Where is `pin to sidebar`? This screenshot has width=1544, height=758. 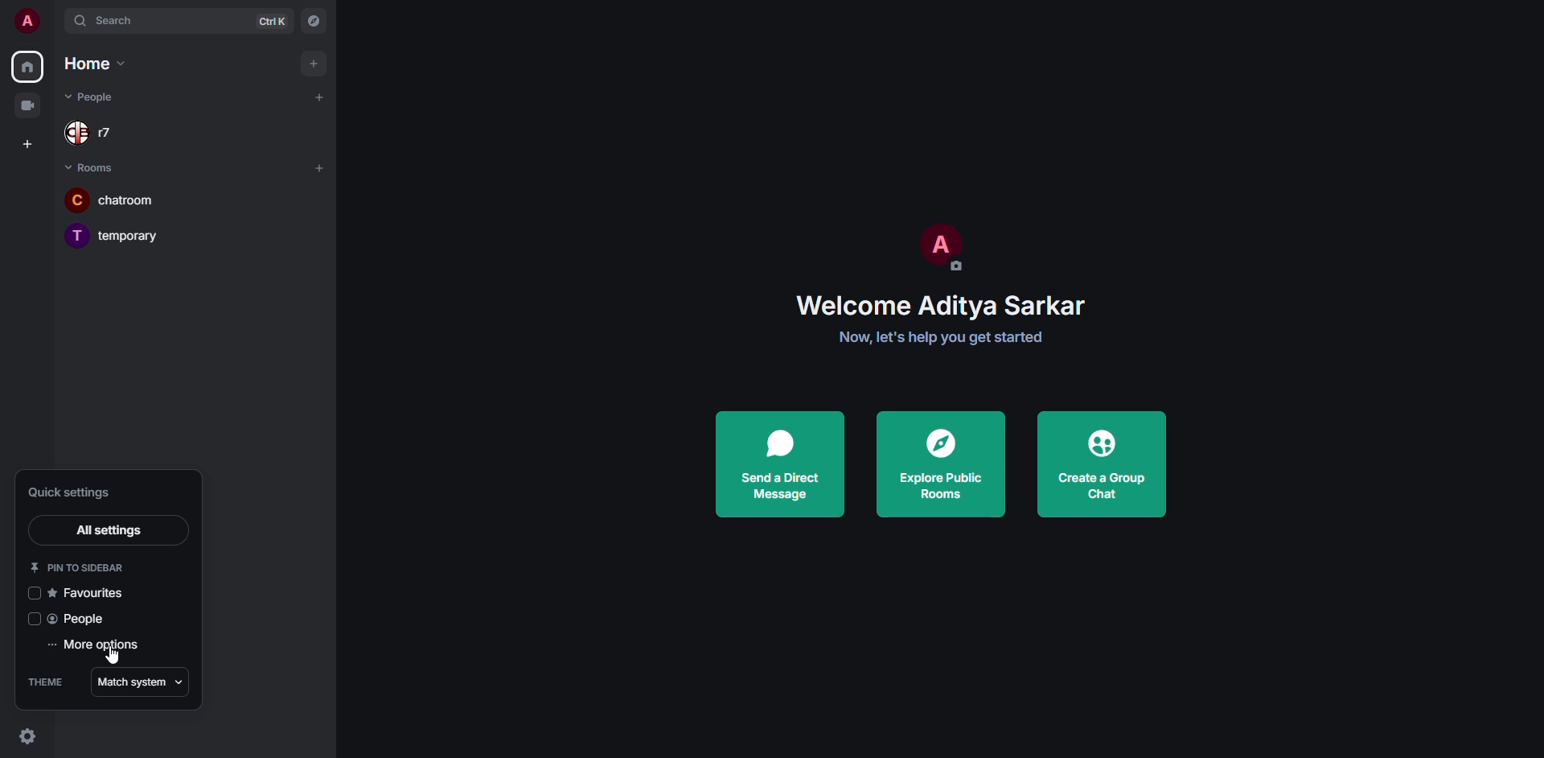 pin to sidebar is located at coordinates (80, 565).